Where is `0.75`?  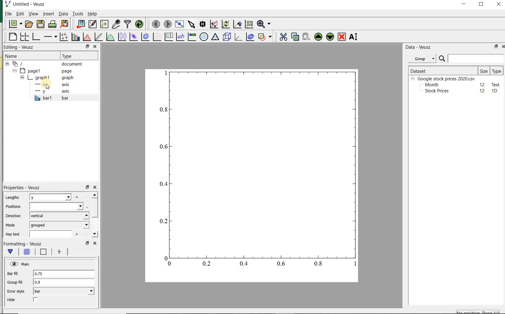
0.75 is located at coordinates (65, 275).